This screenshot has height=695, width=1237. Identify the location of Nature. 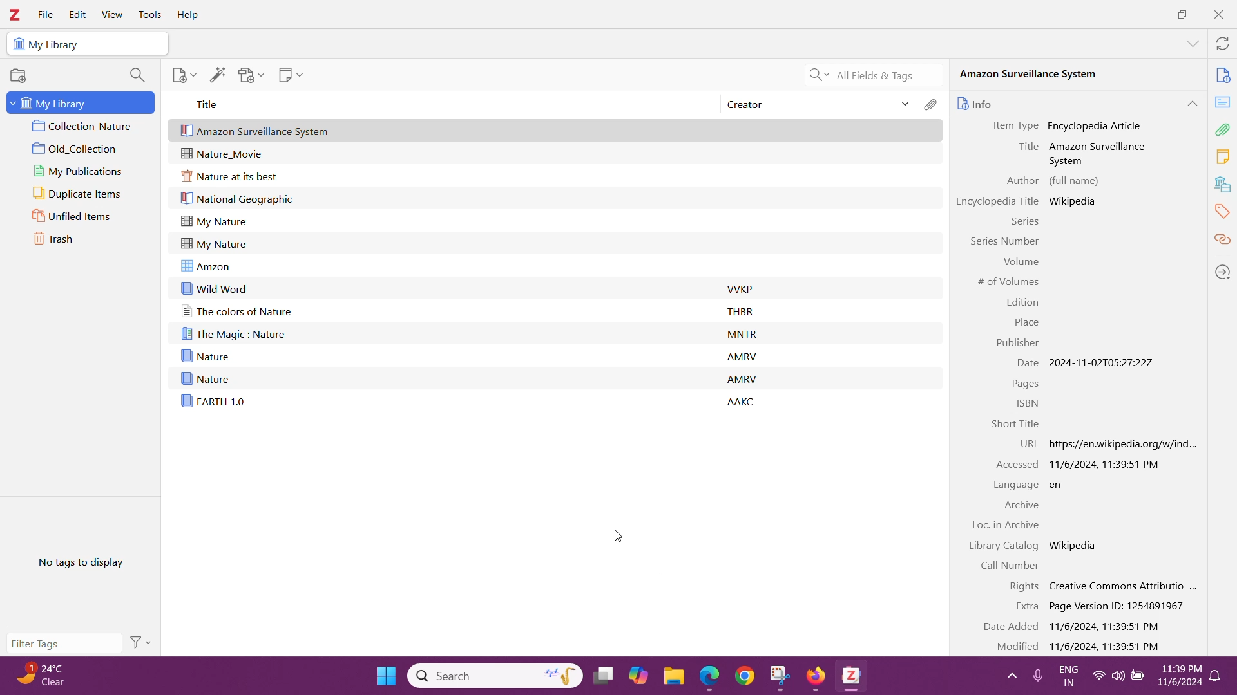
(204, 357).